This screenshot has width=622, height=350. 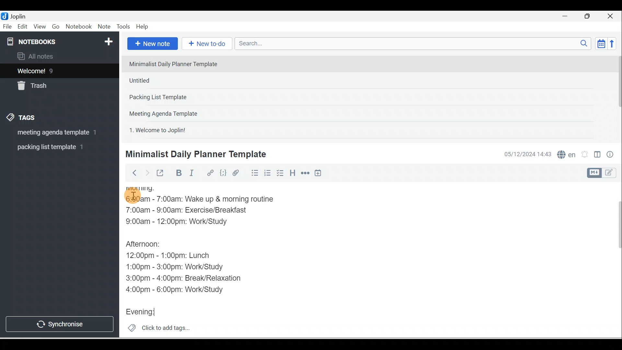 What do you see at coordinates (292, 172) in the screenshot?
I see `Heading` at bounding box center [292, 172].